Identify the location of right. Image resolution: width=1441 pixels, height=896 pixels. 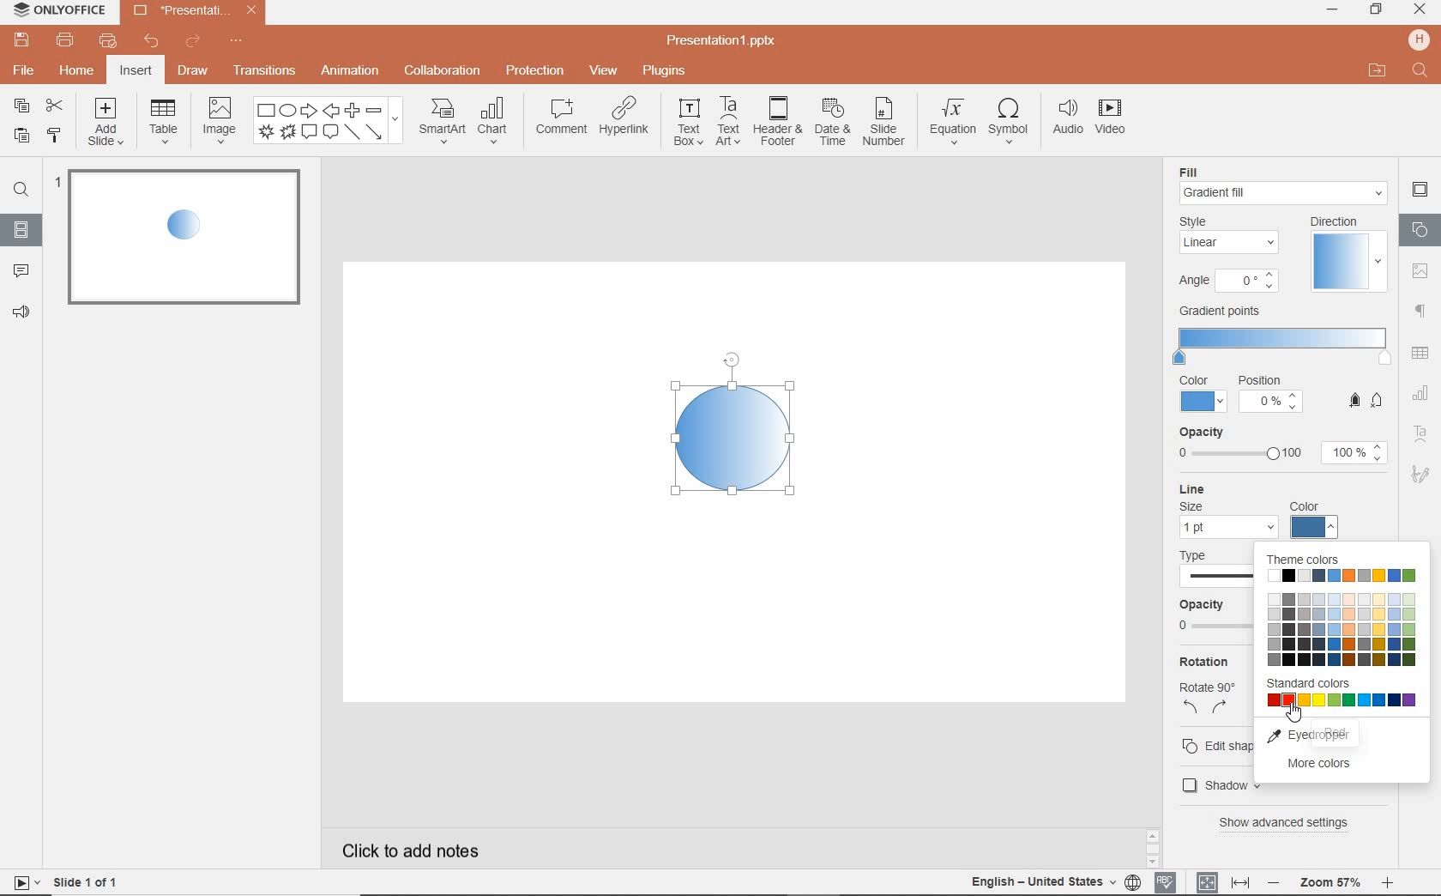
(1220, 710).